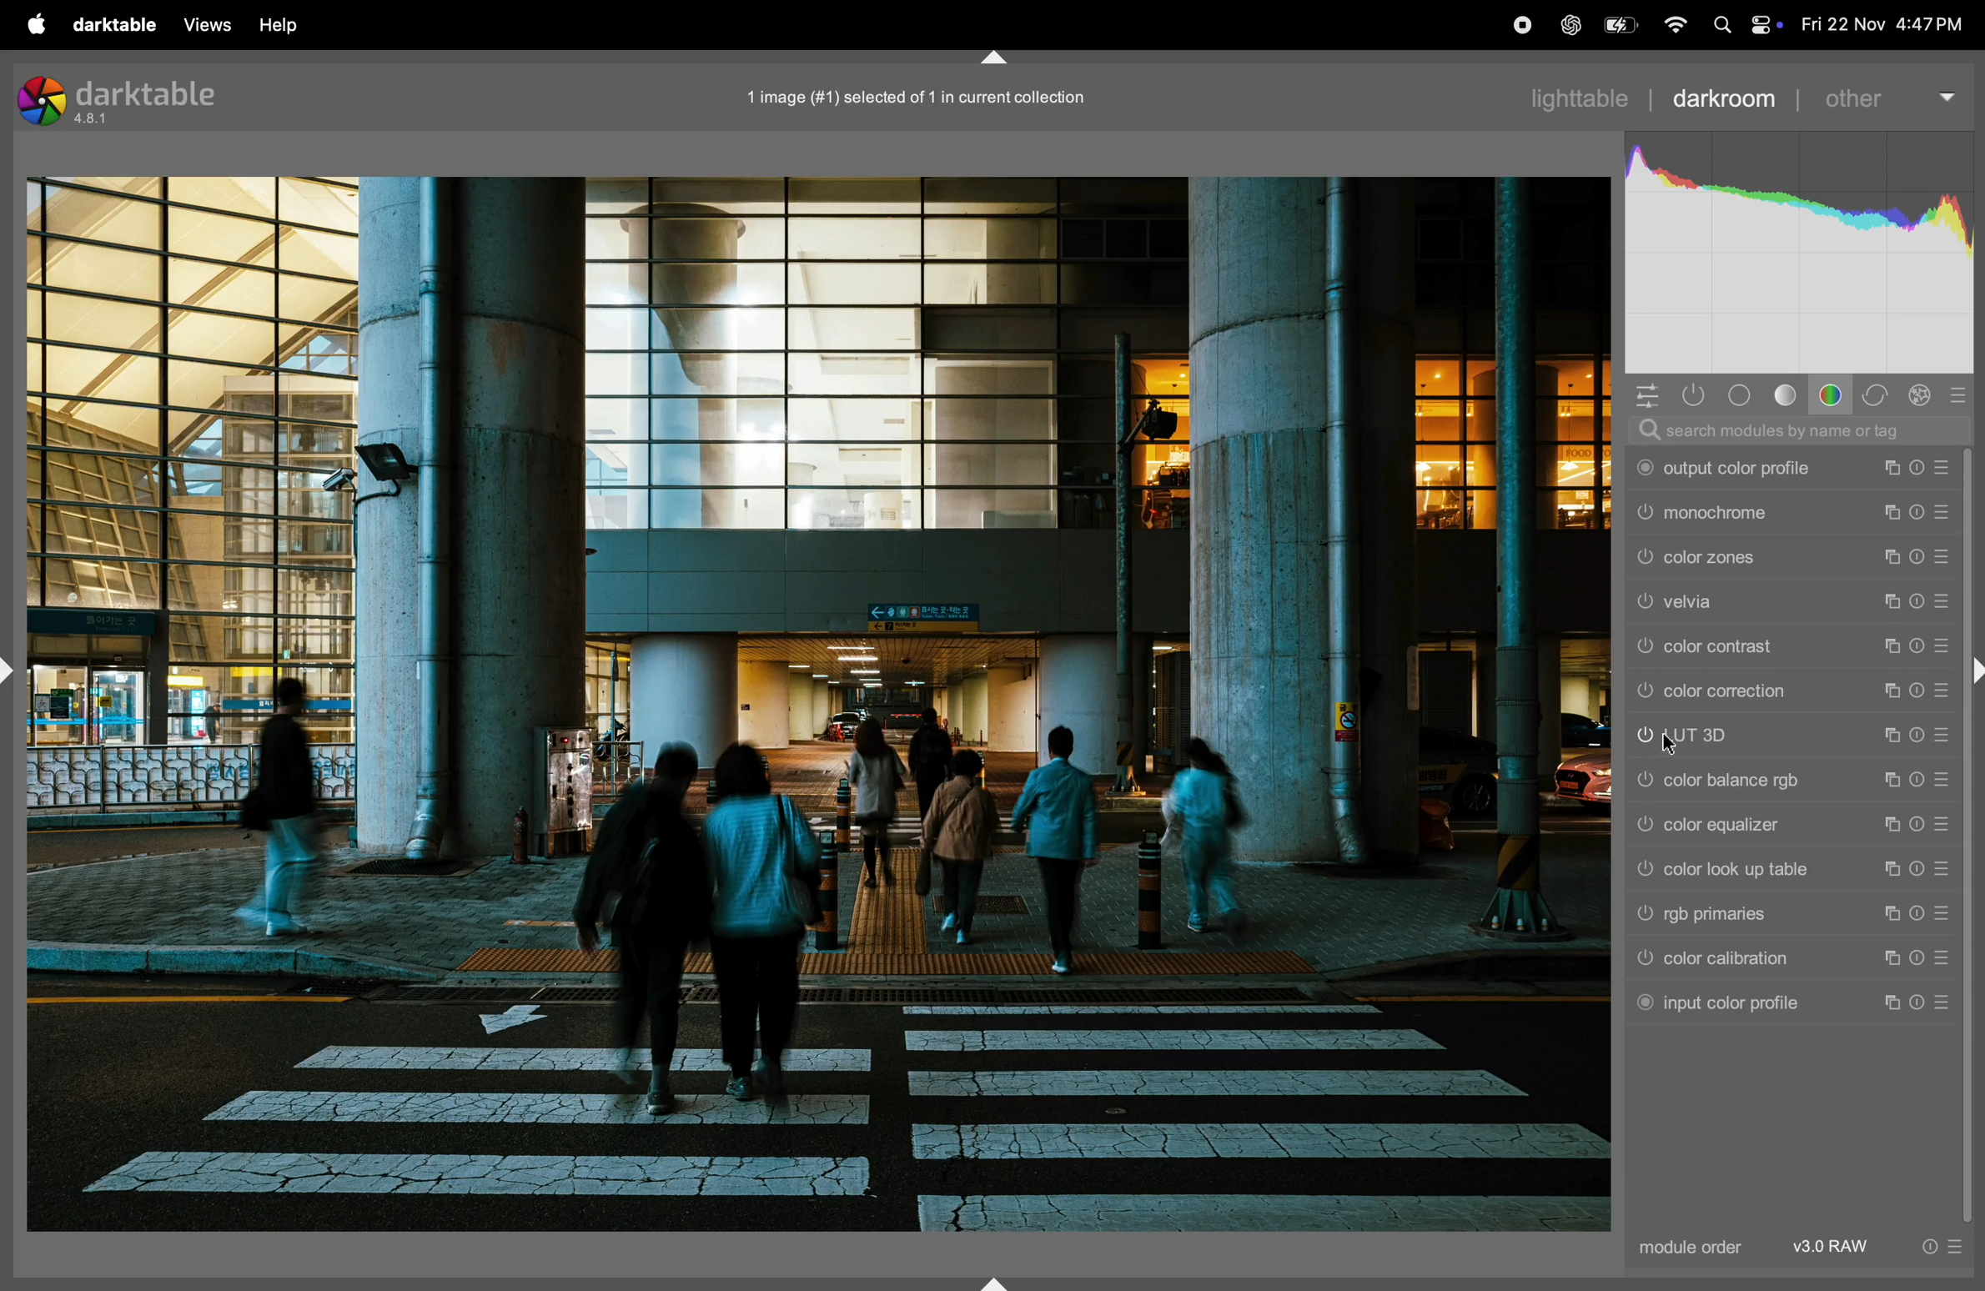  What do you see at coordinates (1643, 781) in the screenshot?
I see `color balance rgb switched off` at bounding box center [1643, 781].